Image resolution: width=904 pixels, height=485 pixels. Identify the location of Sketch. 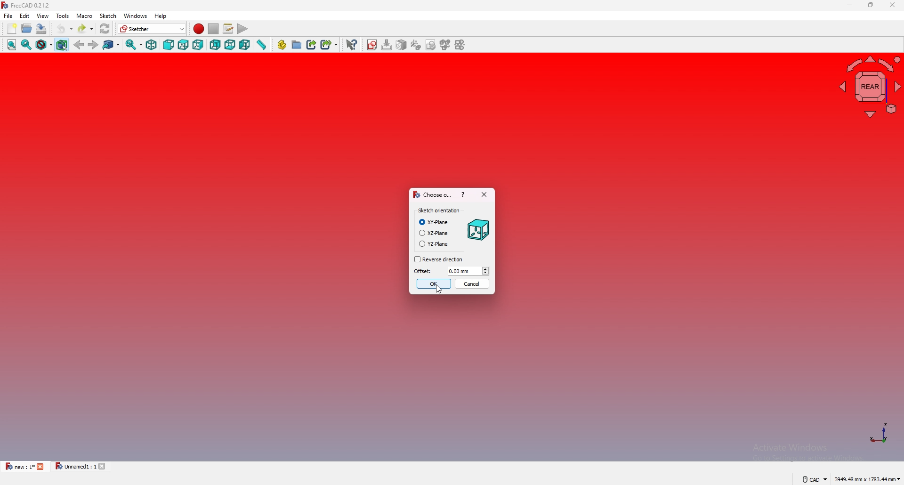
(107, 16).